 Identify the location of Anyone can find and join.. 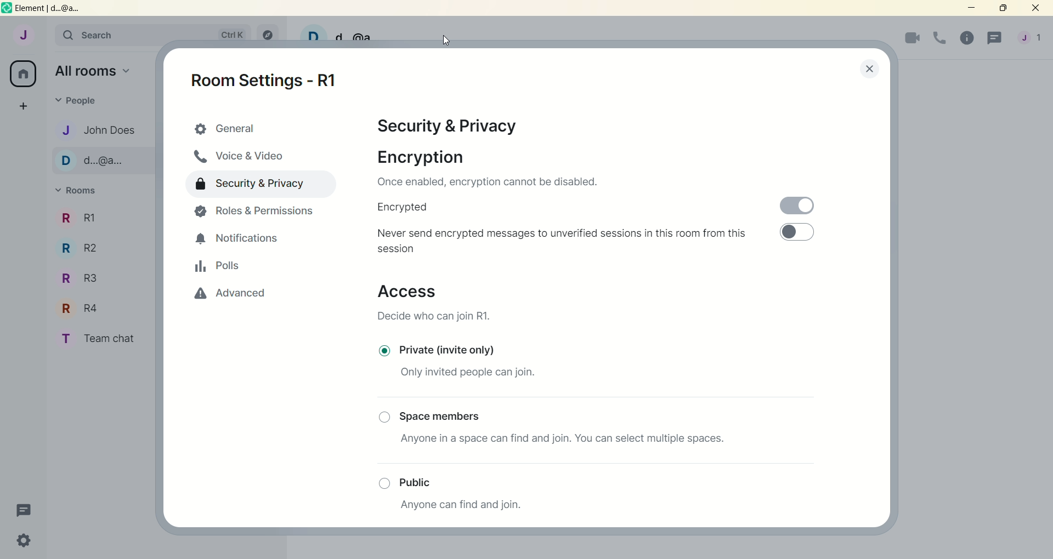
(478, 507).